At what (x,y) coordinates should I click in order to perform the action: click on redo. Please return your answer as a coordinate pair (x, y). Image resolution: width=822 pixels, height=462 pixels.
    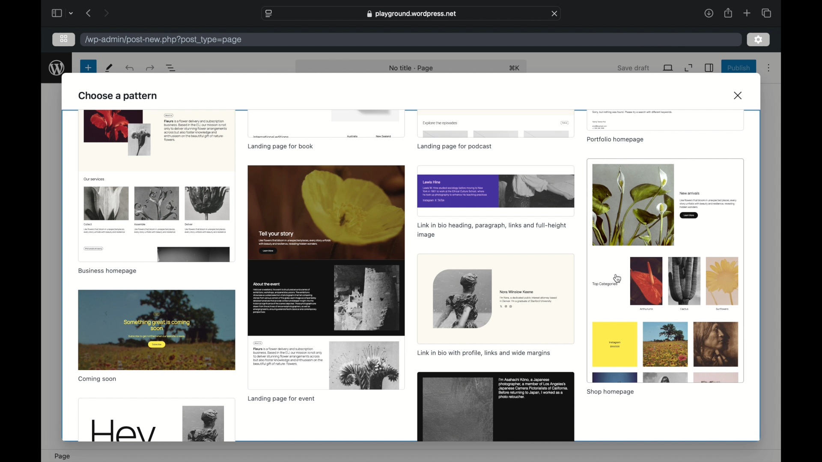
    Looking at the image, I should click on (131, 68).